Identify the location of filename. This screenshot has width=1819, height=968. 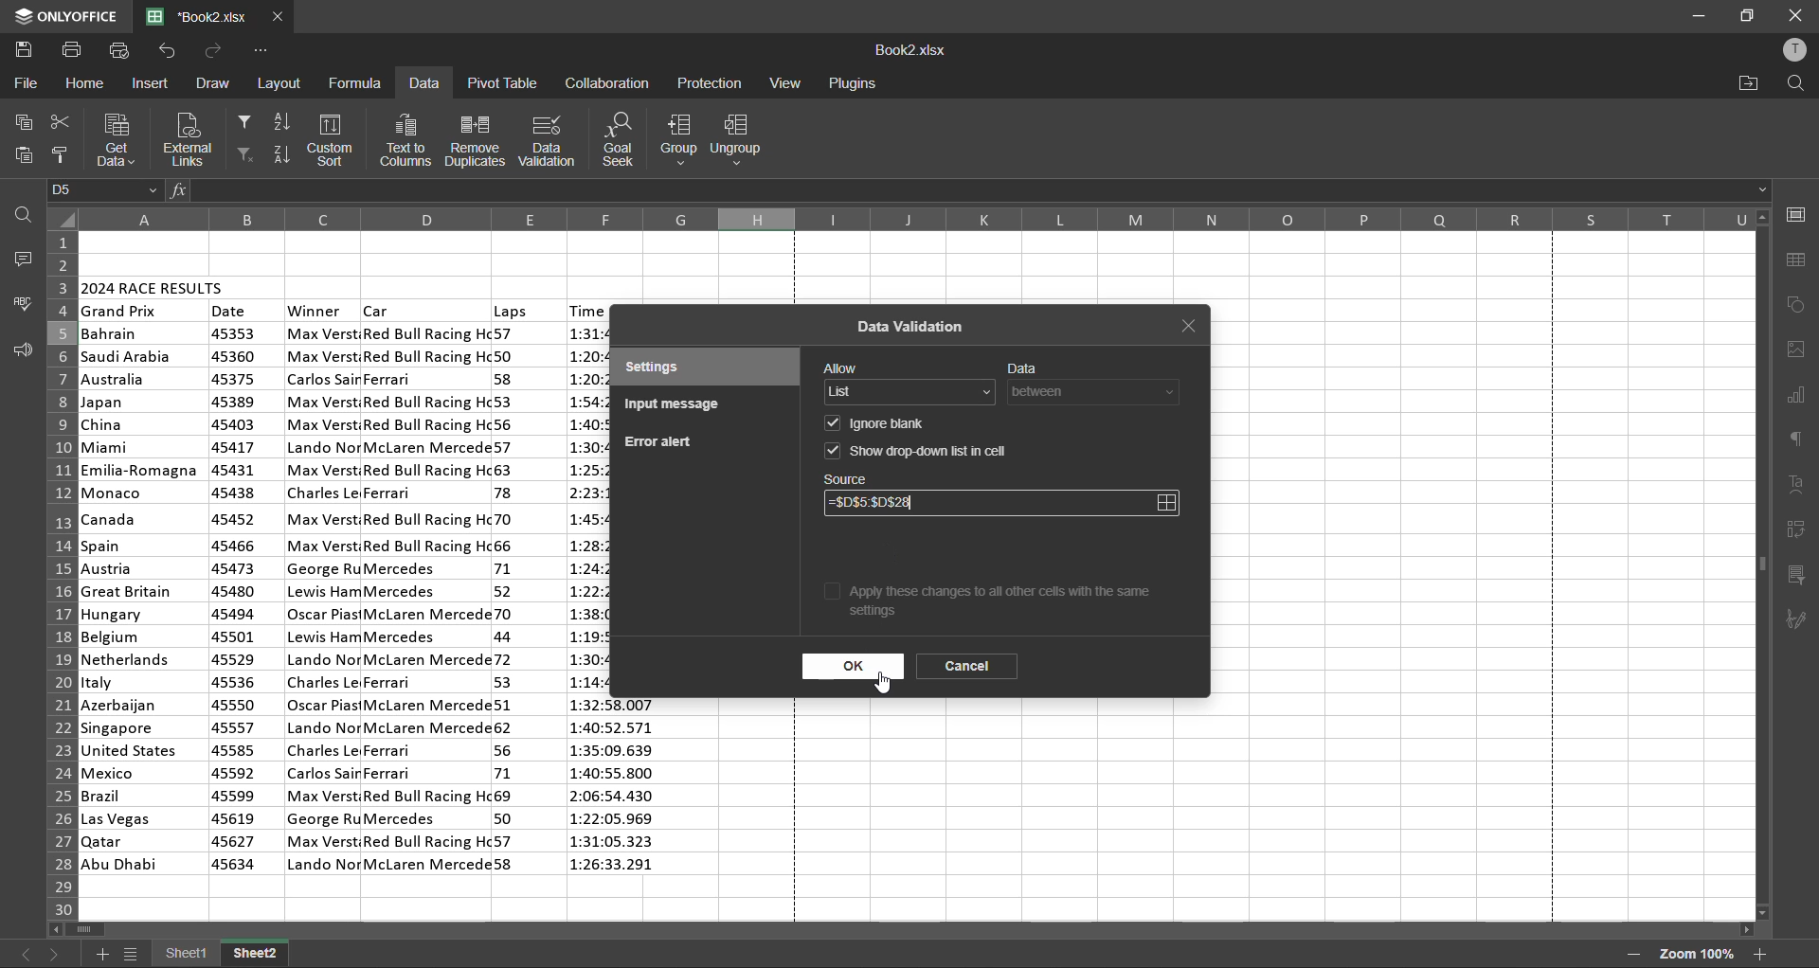
(204, 15).